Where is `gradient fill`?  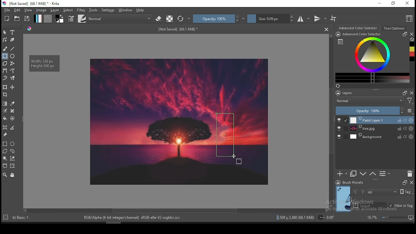 gradient fill is located at coordinates (38, 19).